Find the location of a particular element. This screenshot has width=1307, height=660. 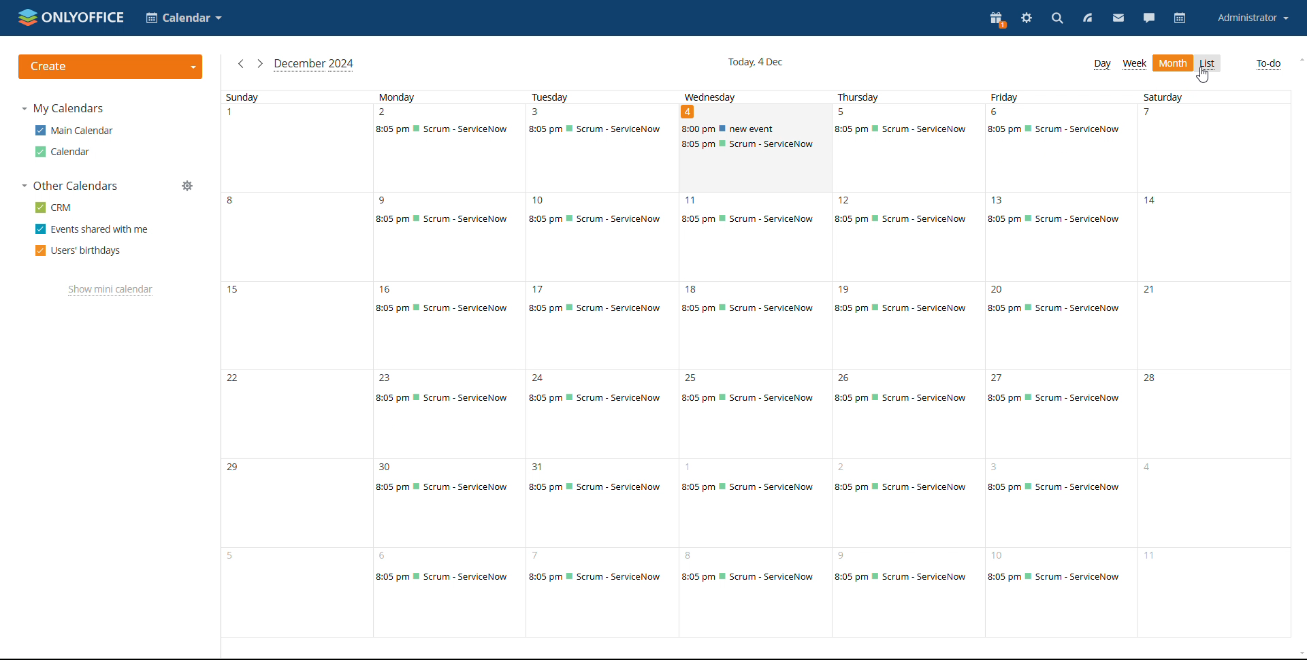

sunday is located at coordinates (285, 96).